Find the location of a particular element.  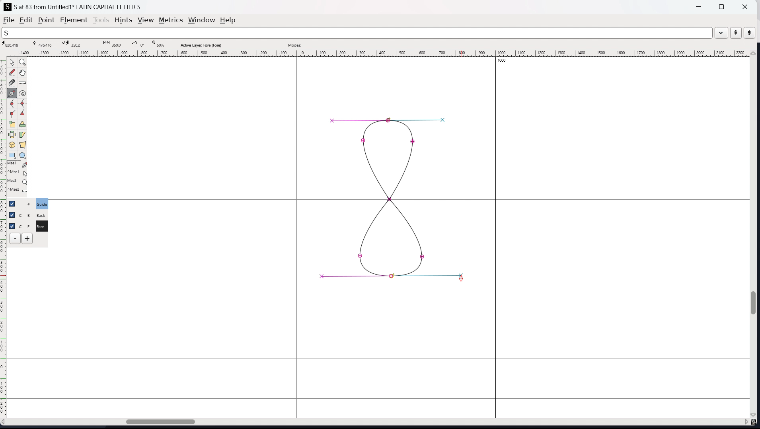

cursor is located at coordinates (461, 279).